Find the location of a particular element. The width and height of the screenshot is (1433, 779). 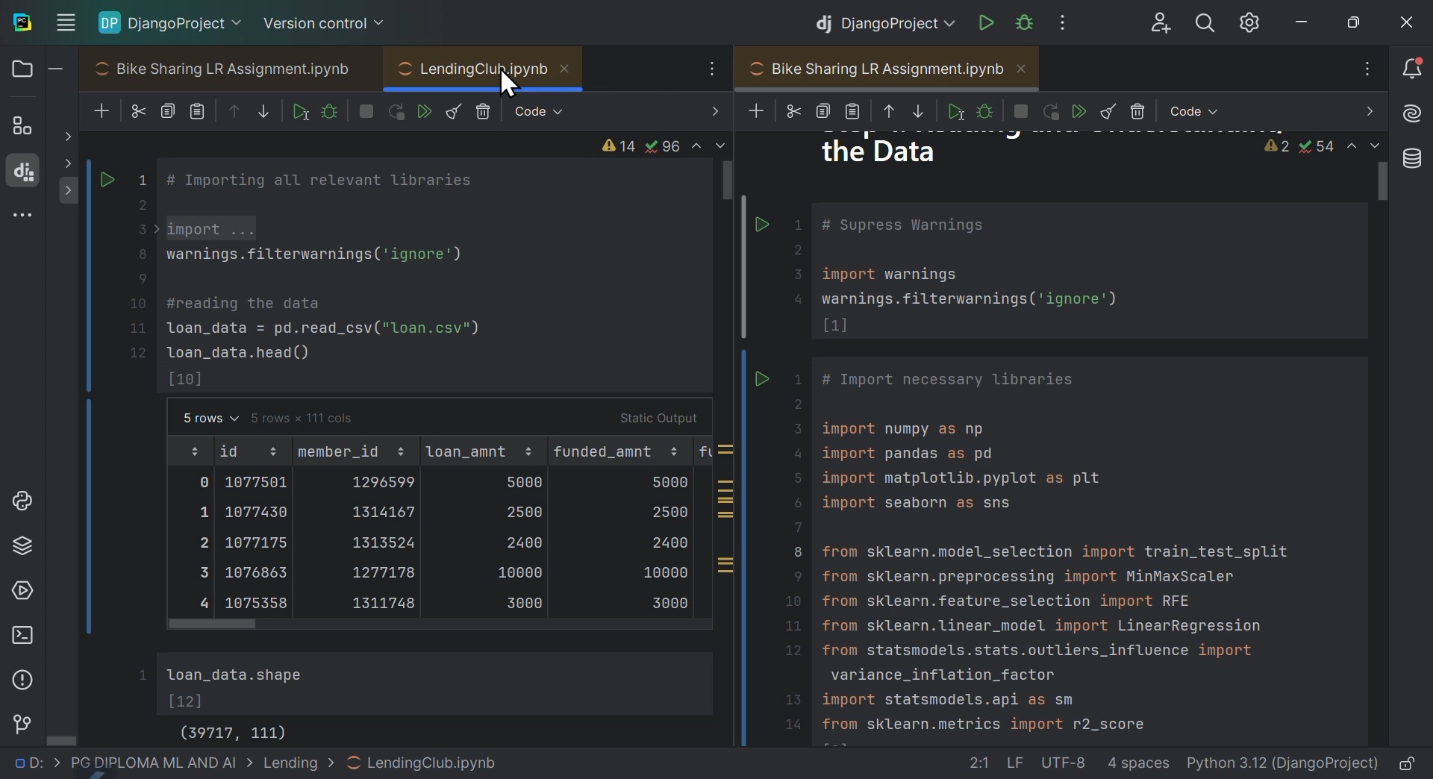

Files and folders is located at coordinates (37, 69).